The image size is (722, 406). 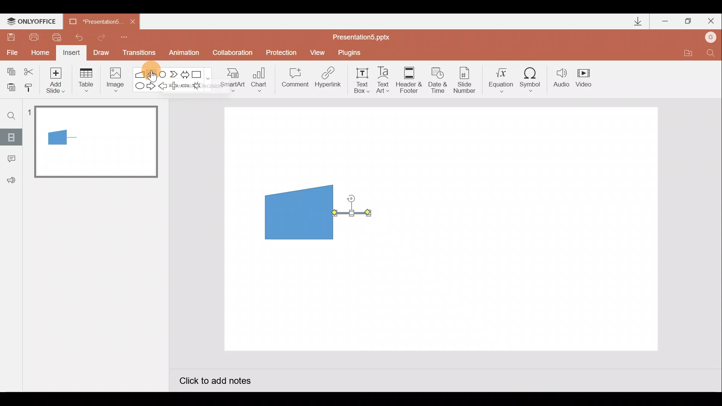 What do you see at coordinates (587, 79) in the screenshot?
I see `Video` at bounding box center [587, 79].